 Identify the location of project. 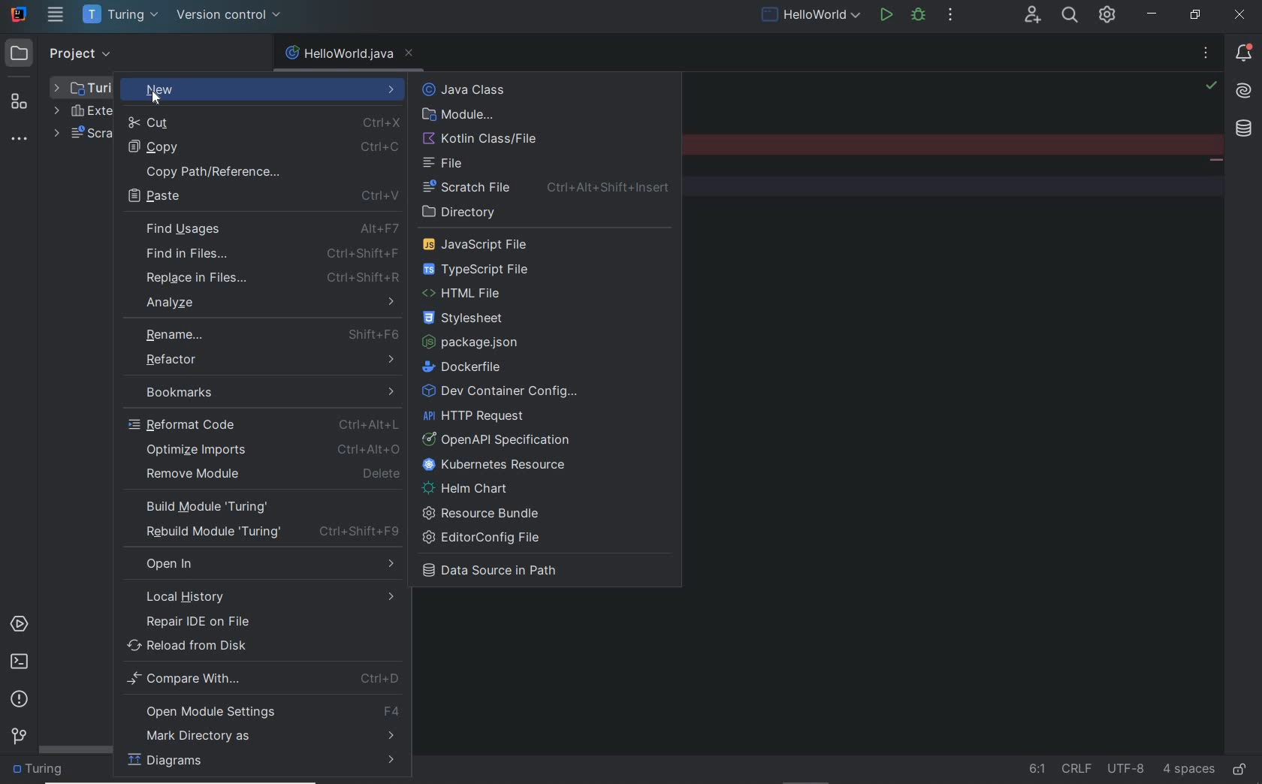
(62, 52).